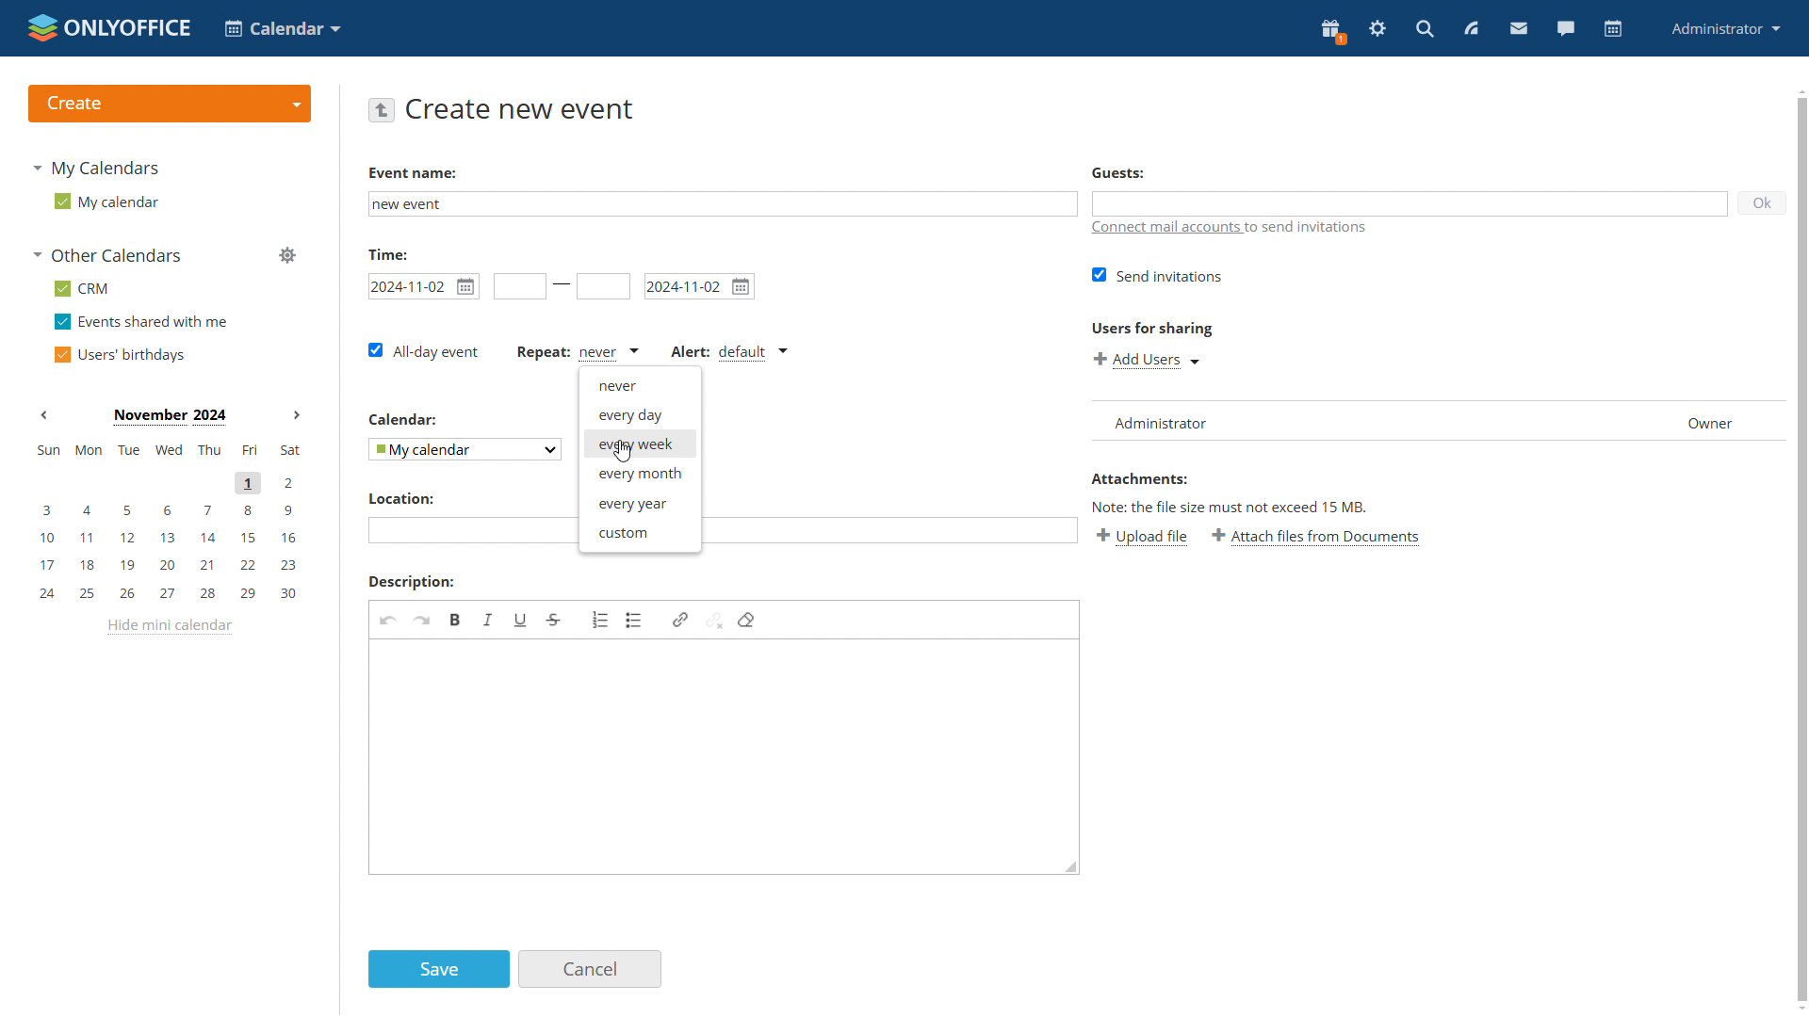 Image resolution: width=1809 pixels, height=1017 pixels. Describe the element at coordinates (107, 25) in the screenshot. I see `logo` at that location.